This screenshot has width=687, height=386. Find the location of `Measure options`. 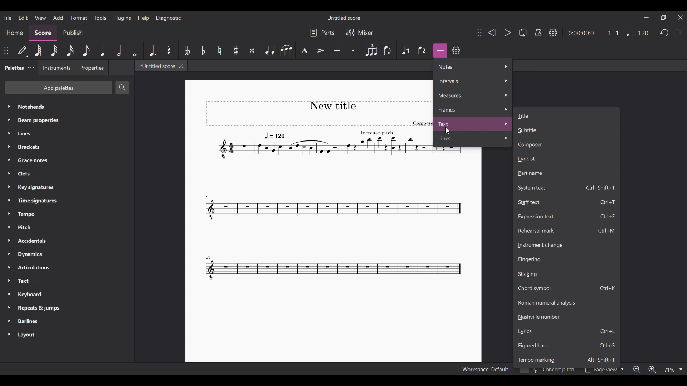

Measure options is located at coordinates (473, 95).